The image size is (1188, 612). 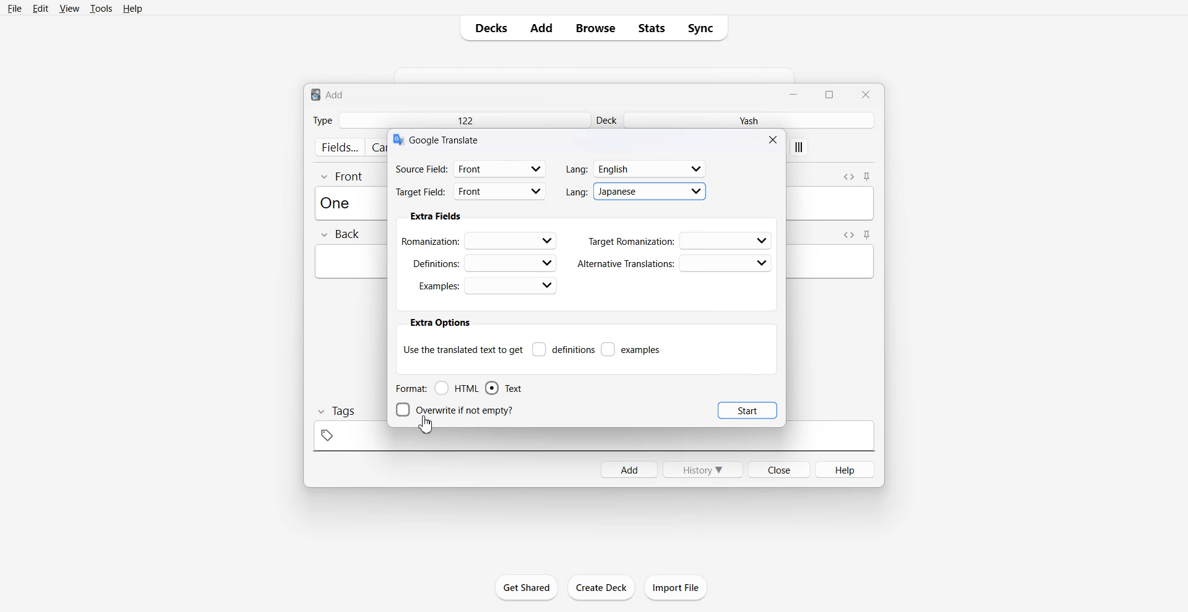 What do you see at coordinates (446, 139) in the screenshot?
I see `Text` at bounding box center [446, 139].